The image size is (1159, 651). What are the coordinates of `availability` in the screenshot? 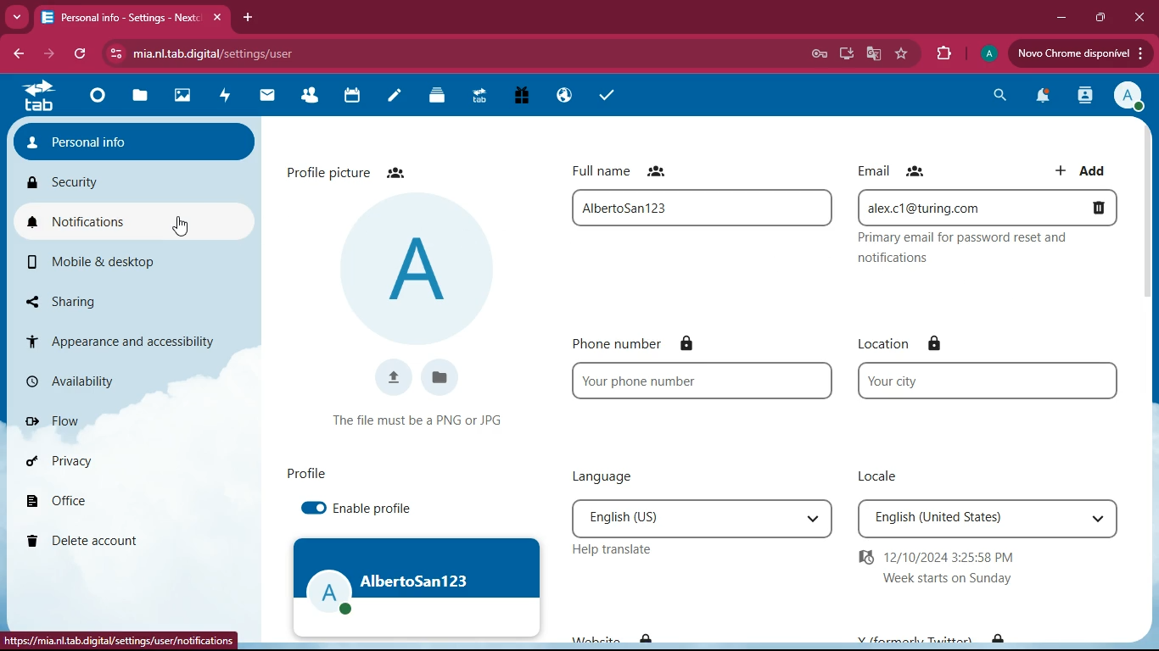 It's located at (114, 377).